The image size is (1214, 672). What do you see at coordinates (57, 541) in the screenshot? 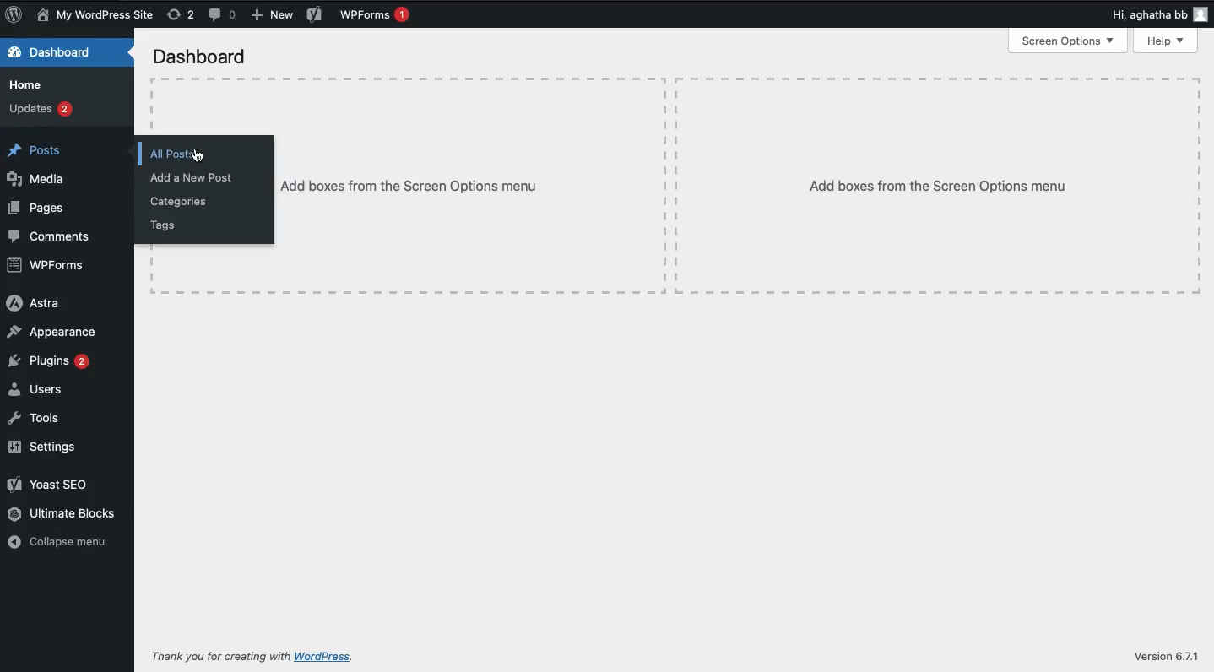
I see `Collapse menu` at bounding box center [57, 541].